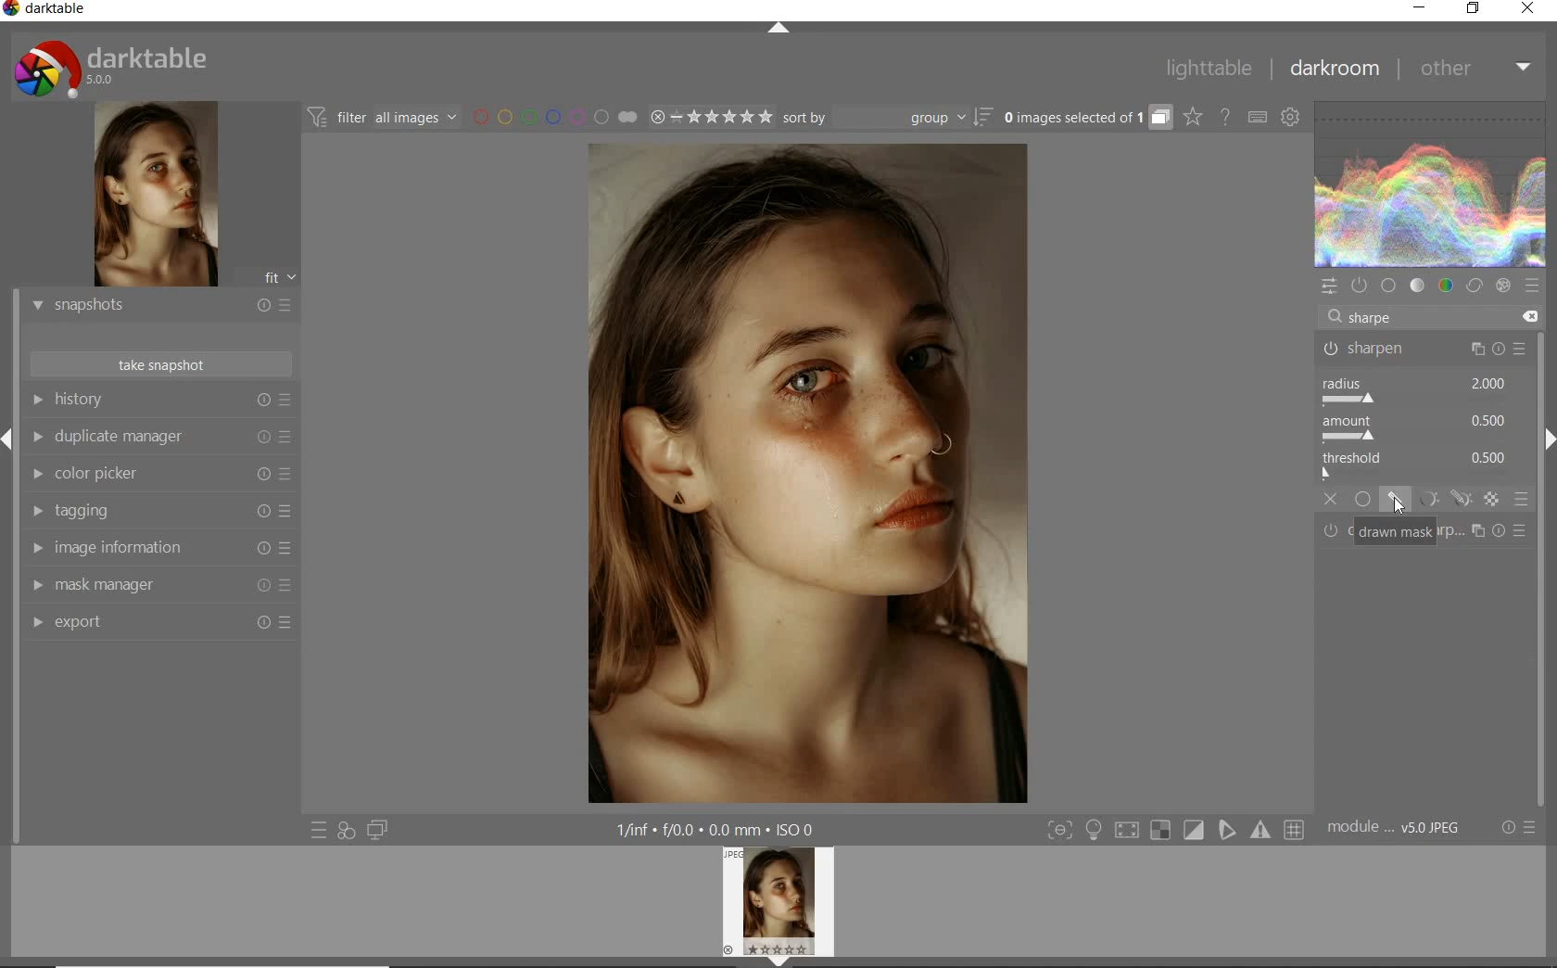 This screenshot has width=1557, height=968. What do you see at coordinates (719, 830) in the screenshot?
I see `other display information` at bounding box center [719, 830].